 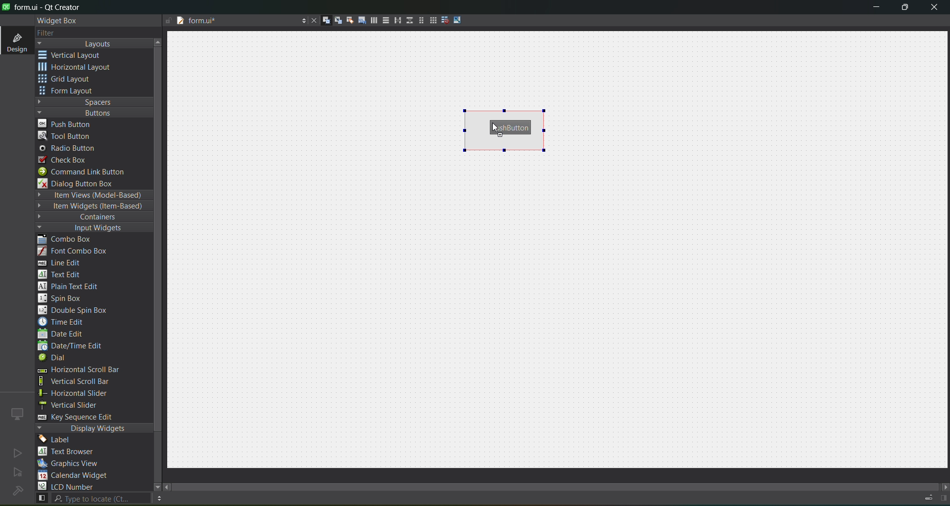 What do you see at coordinates (64, 263) in the screenshot?
I see `line edit ` at bounding box center [64, 263].